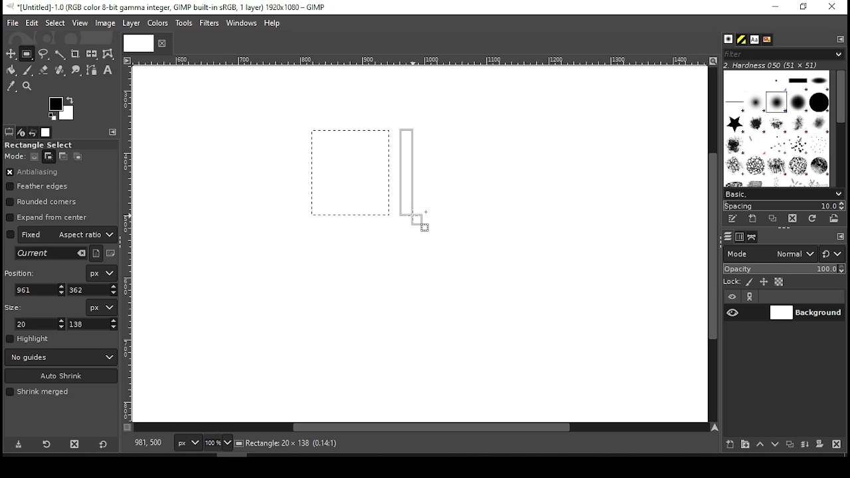 Image resolution: width=850 pixels, height=478 pixels. What do you see at coordinates (742, 40) in the screenshot?
I see `pattern` at bounding box center [742, 40].